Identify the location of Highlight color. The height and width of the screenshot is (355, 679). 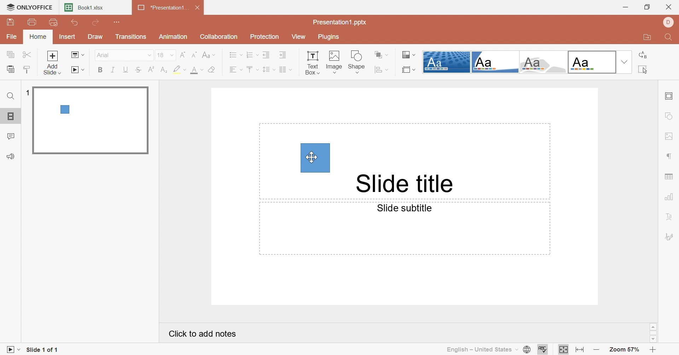
(180, 69).